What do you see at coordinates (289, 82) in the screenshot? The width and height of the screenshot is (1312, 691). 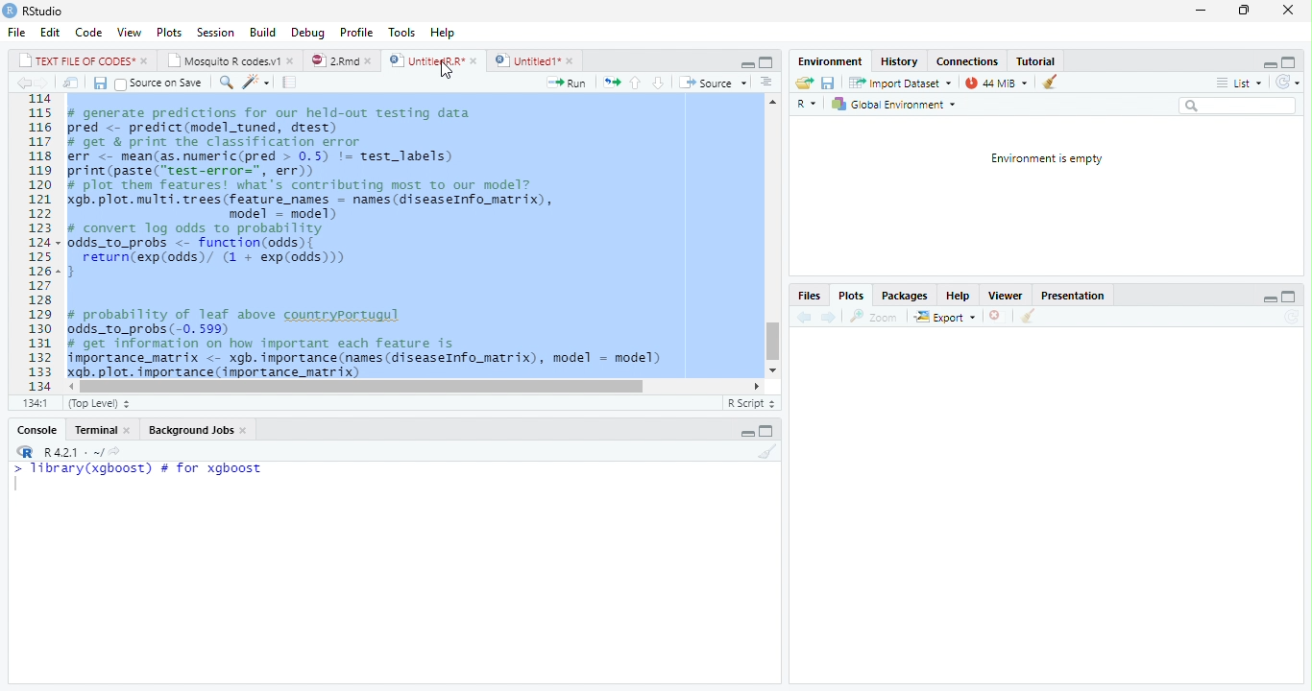 I see `Compile Report` at bounding box center [289, 82].